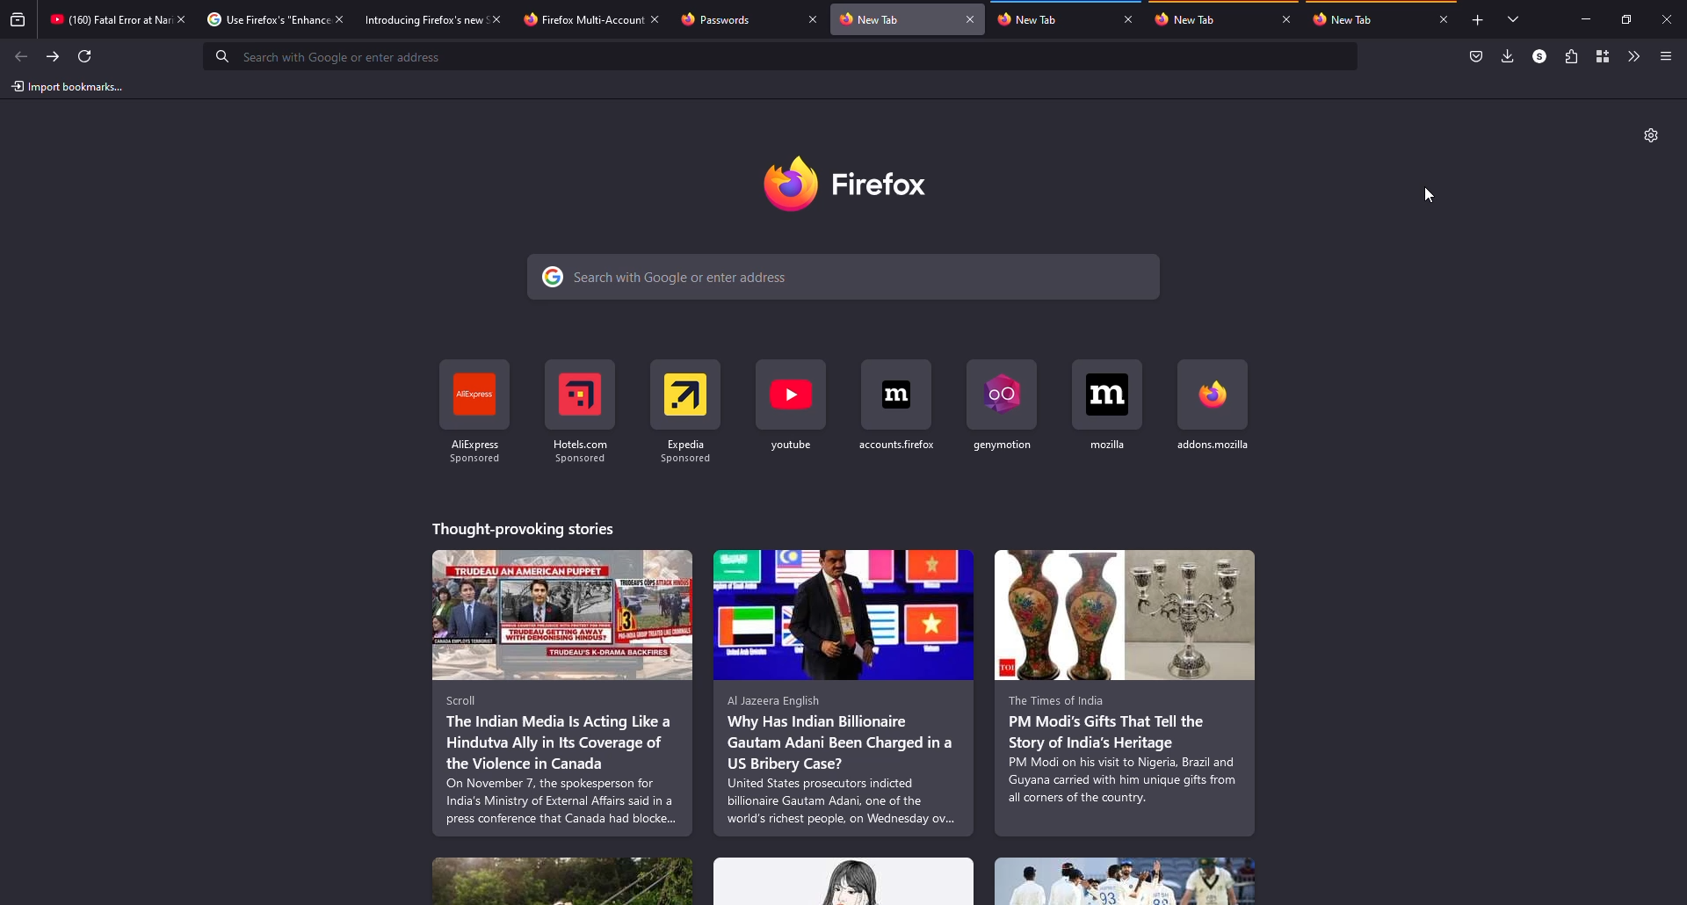 Image resolution: width=1687 pixels, height=905 pixels. What do you see at coordinates (844, 881) in the screenshot?
I see `stories` at bounding box center [844, 881].